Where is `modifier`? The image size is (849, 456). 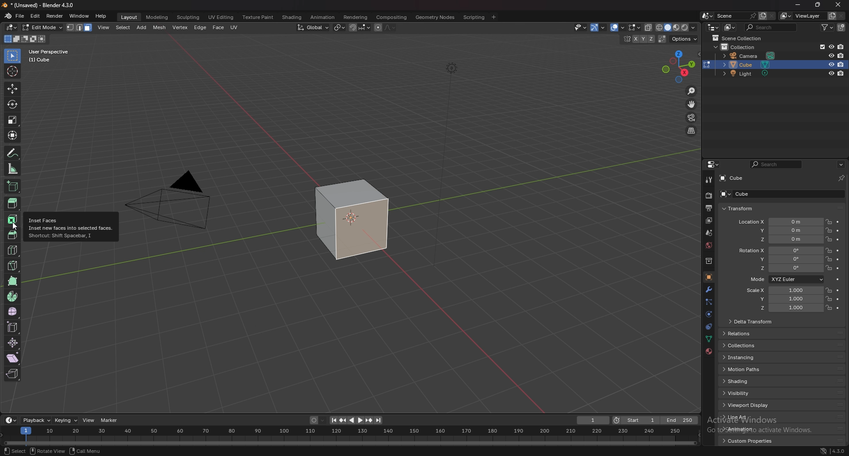 modifier is located at coordinates (709, 289).